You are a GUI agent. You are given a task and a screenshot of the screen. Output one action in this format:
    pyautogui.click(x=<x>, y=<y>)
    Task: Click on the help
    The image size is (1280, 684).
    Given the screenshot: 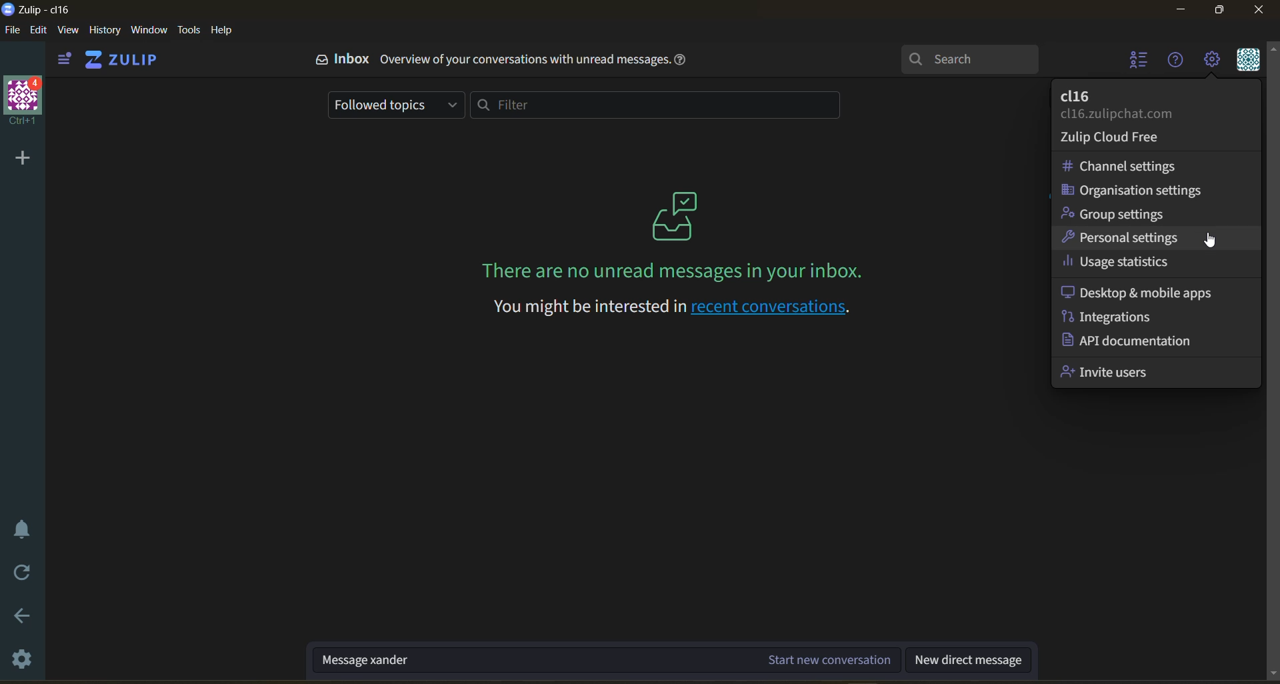 What is the action you would take?
    pyautogui.click(x=681, y=62)
    